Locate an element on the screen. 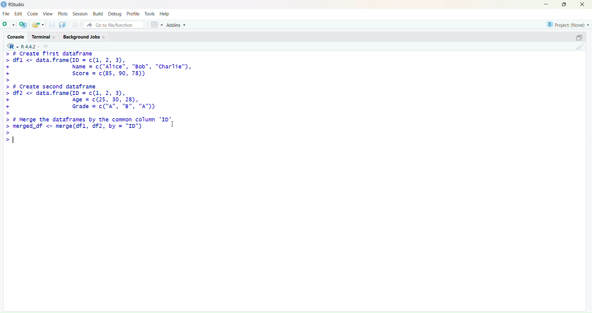 This screenshot has height=313, width=592. Help is located at coordinates (164, 14).